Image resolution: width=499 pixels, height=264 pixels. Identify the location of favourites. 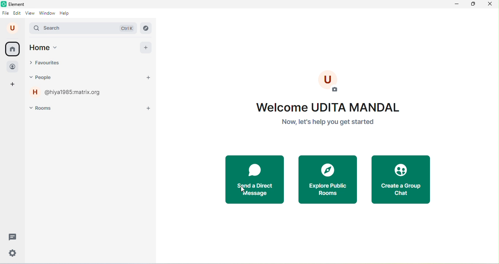
(51, 64).